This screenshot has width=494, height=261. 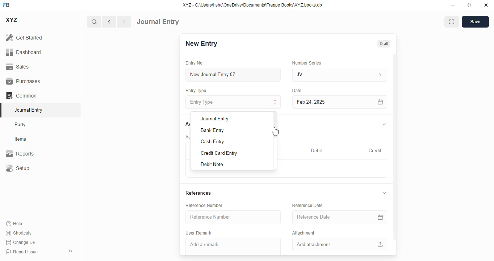 What do you see at coordinates (21, 125) in the screenshot?
I see `party` at bounding box center [21, 125].